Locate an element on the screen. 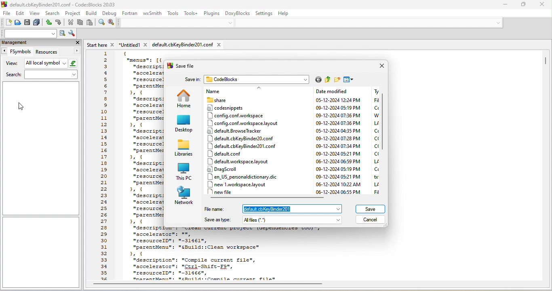 The width and height of the screenshot is (552, 291). save is located at coordinates (27, 23).